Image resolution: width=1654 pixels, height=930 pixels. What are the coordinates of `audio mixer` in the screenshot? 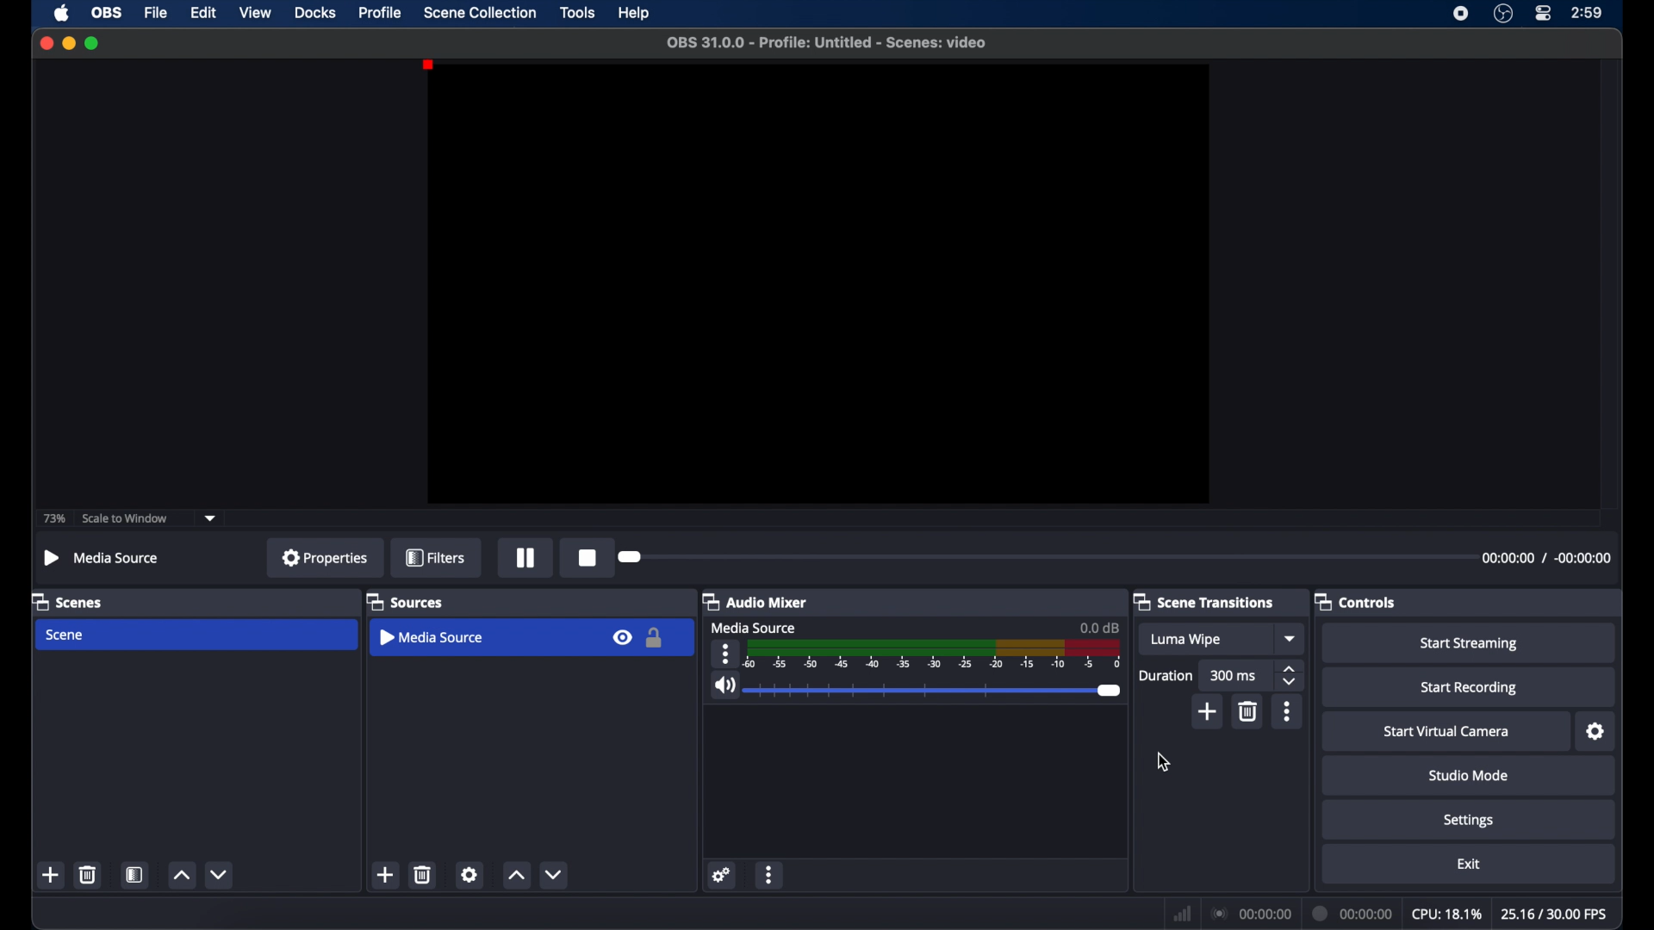 It's located at (755, 601).